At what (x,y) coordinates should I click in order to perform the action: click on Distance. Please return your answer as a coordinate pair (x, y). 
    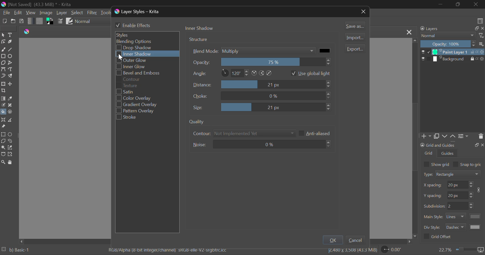
    Looking at the image, I should click on (262, 85).